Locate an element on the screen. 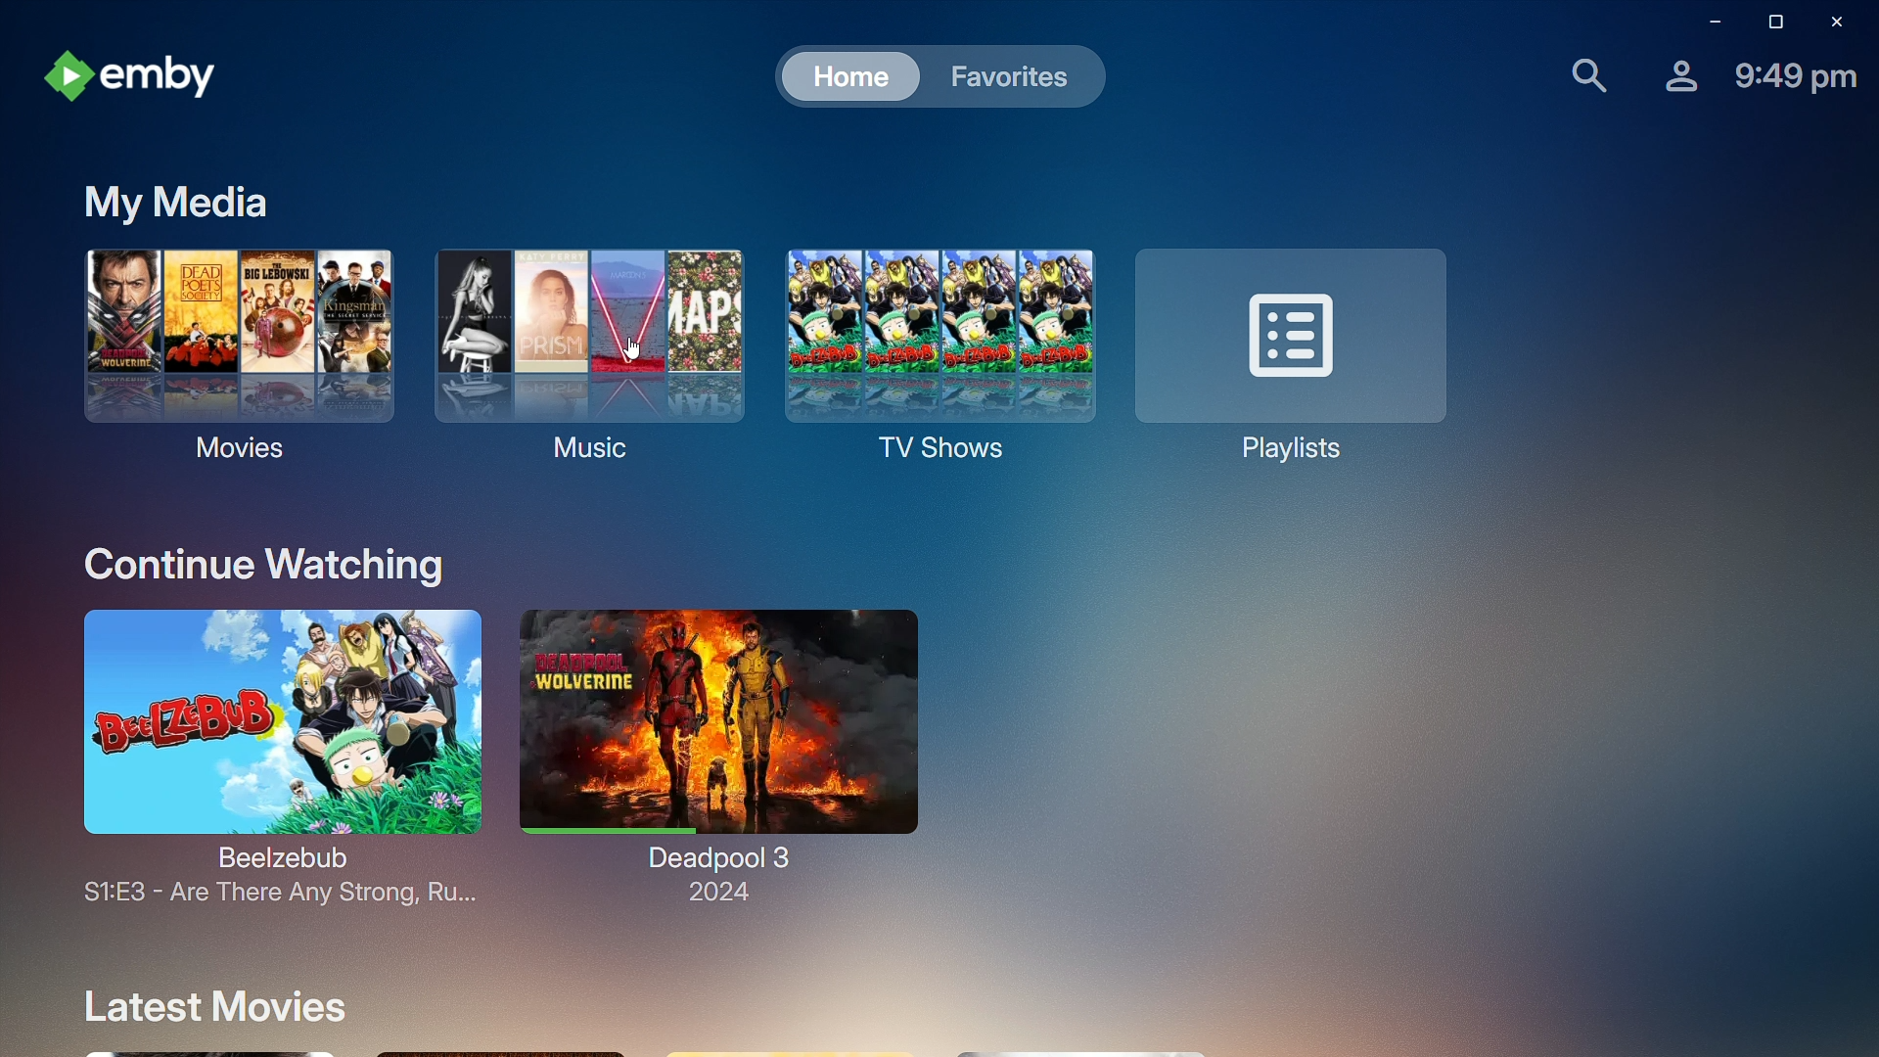 Image resolution: width=1879 pixels, height=1057 pixels. Music is located at coordinates (582, 349).